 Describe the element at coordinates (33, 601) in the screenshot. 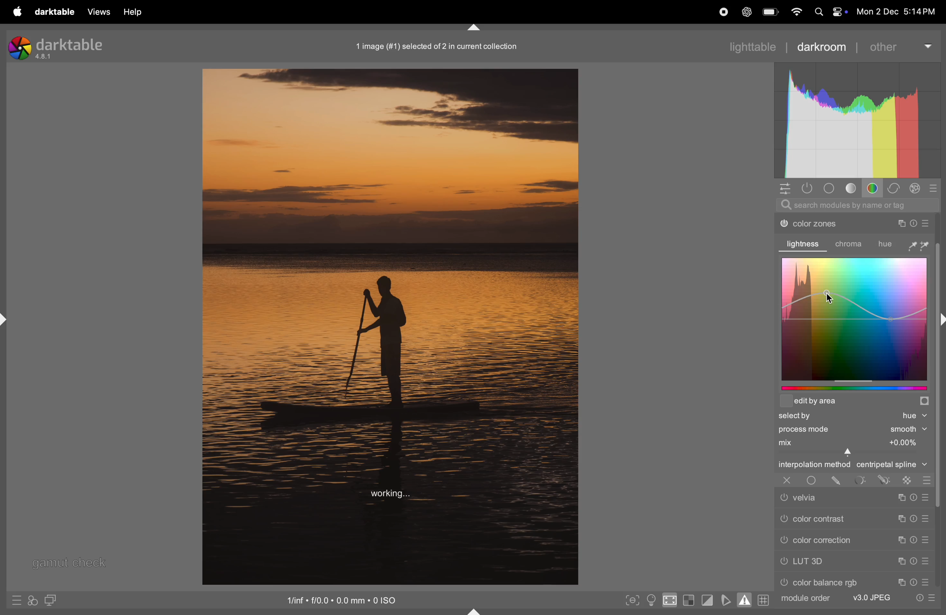

I see `styles` at that location.